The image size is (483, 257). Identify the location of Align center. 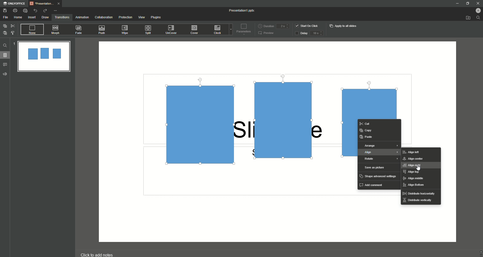
(415, 159).